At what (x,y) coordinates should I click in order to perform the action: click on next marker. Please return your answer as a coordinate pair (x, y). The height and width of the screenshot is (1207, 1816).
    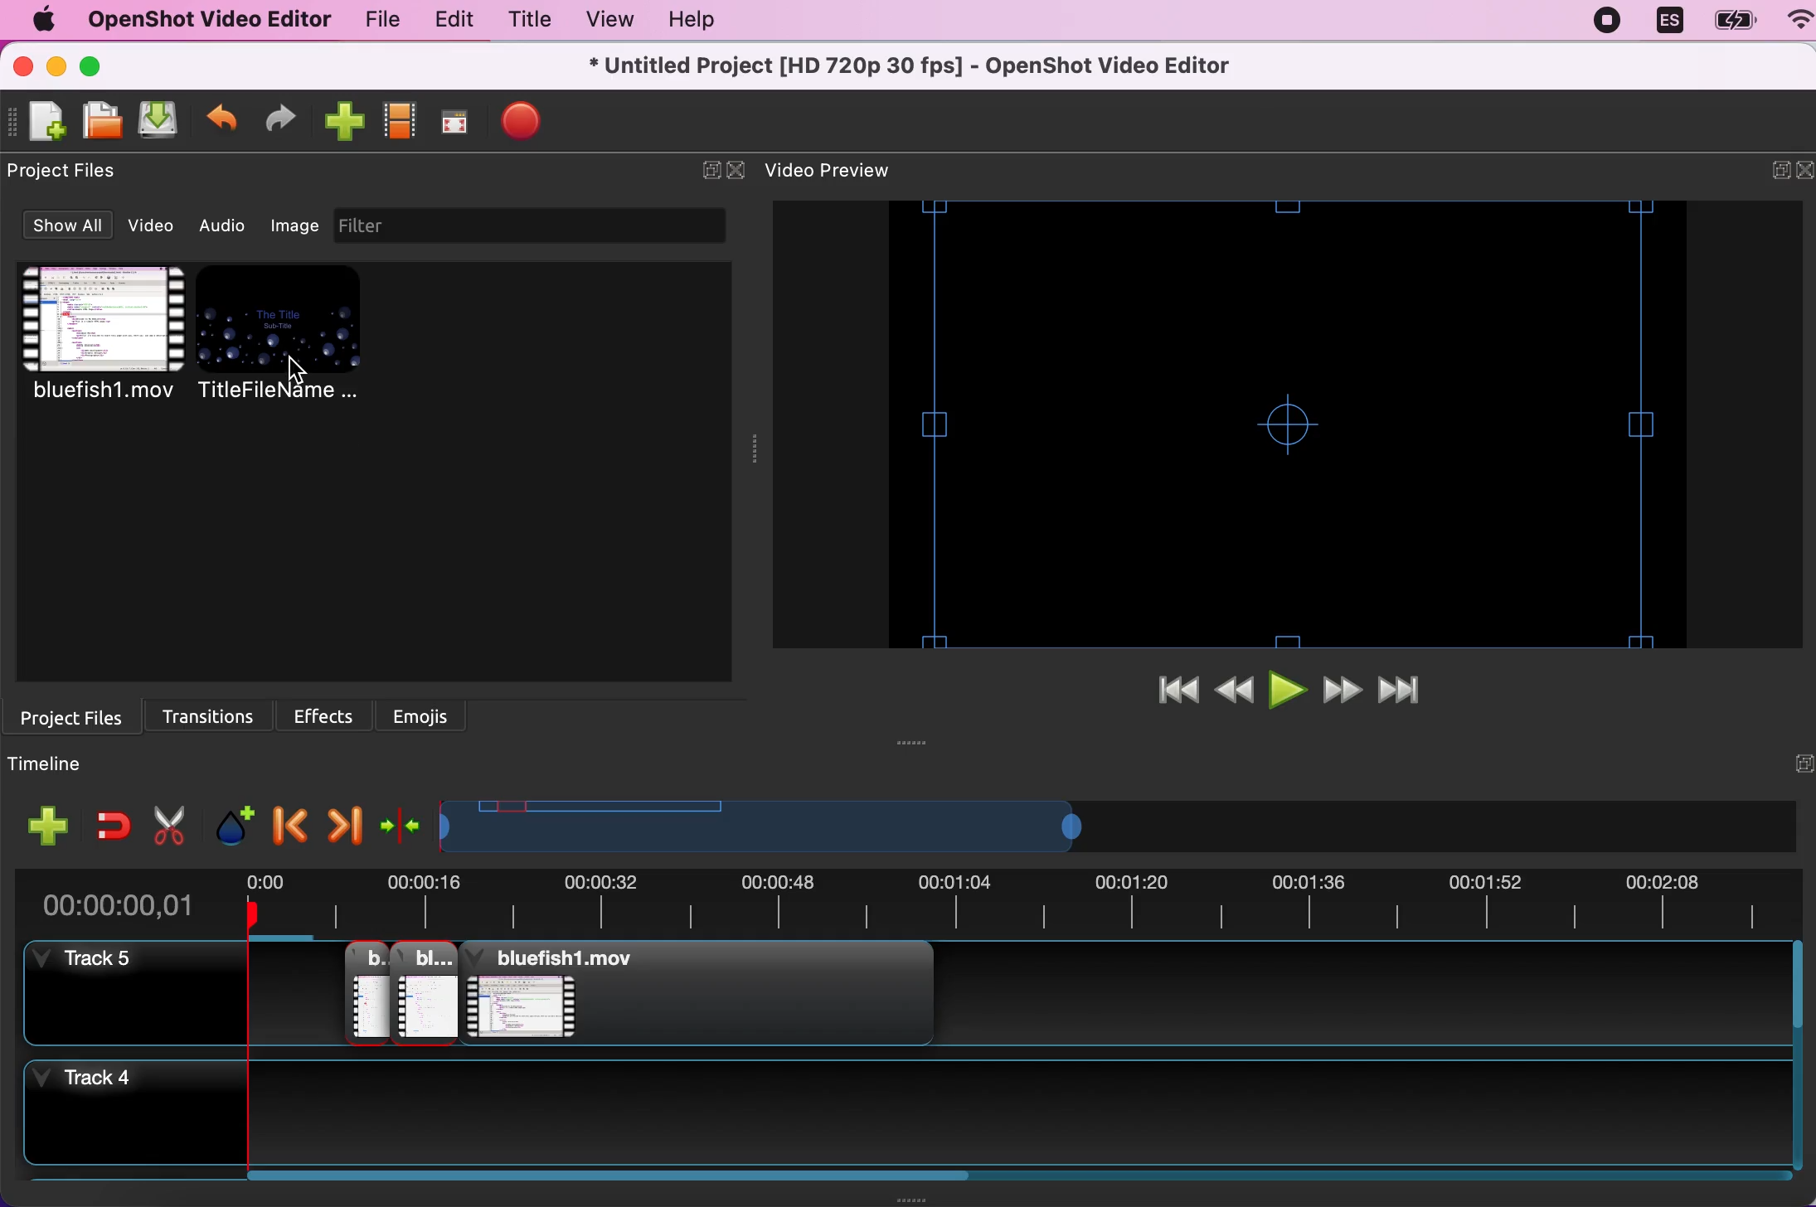
    Looking at the image, I should click on (343, 821).